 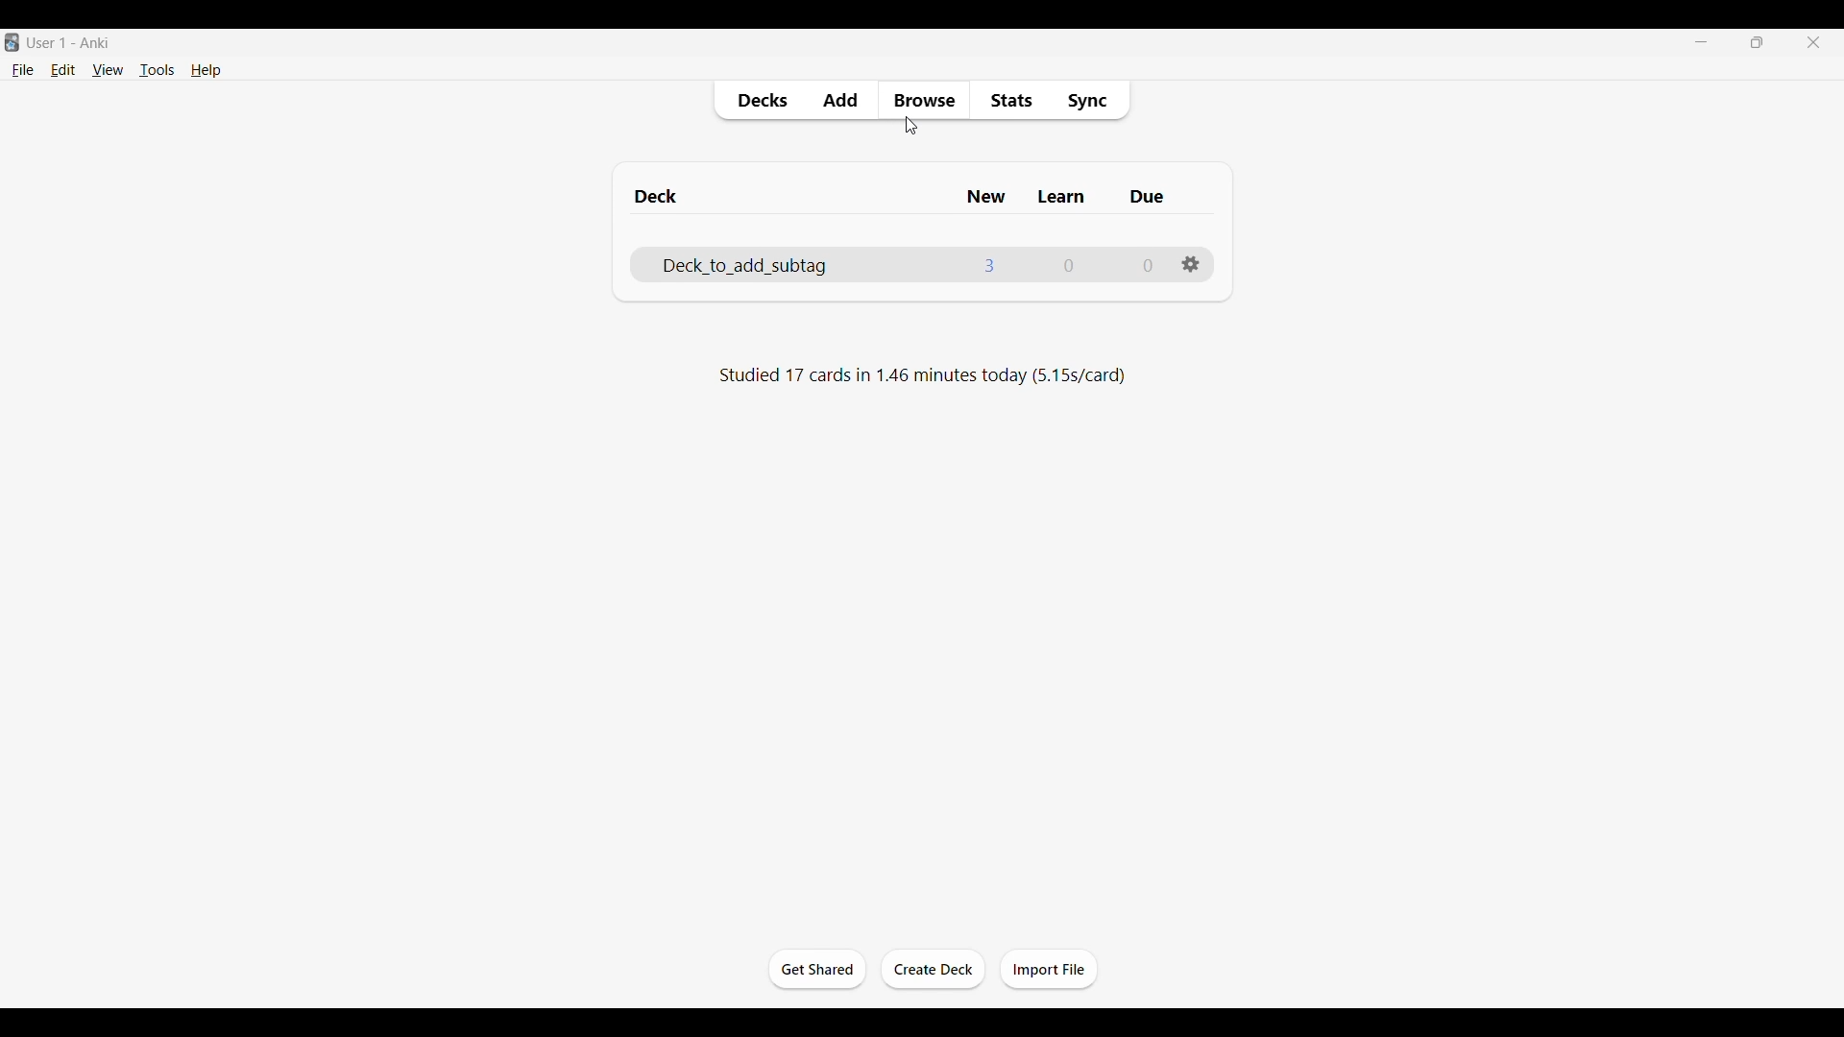 I want to click on User 1 - Anki, so click(x=75, y=41).